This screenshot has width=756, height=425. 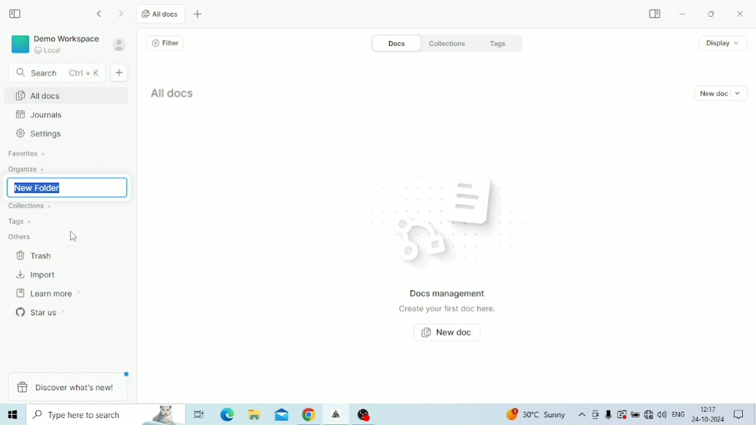 I want to click on Google Chrome, so click(x=309, y=415).